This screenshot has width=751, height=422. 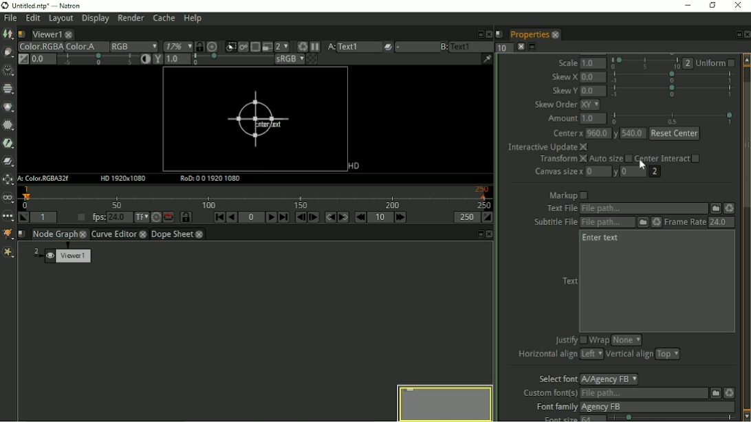 What do you see at coordinates (668, 157) in the screenshot?
I see `Center Interact` at bounding box center [668, 157].